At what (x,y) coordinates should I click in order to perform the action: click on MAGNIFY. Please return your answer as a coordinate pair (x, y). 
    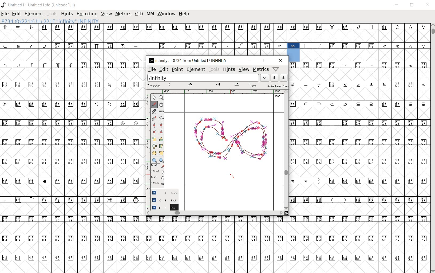
    Looking at the image, I should click on (162, 98).